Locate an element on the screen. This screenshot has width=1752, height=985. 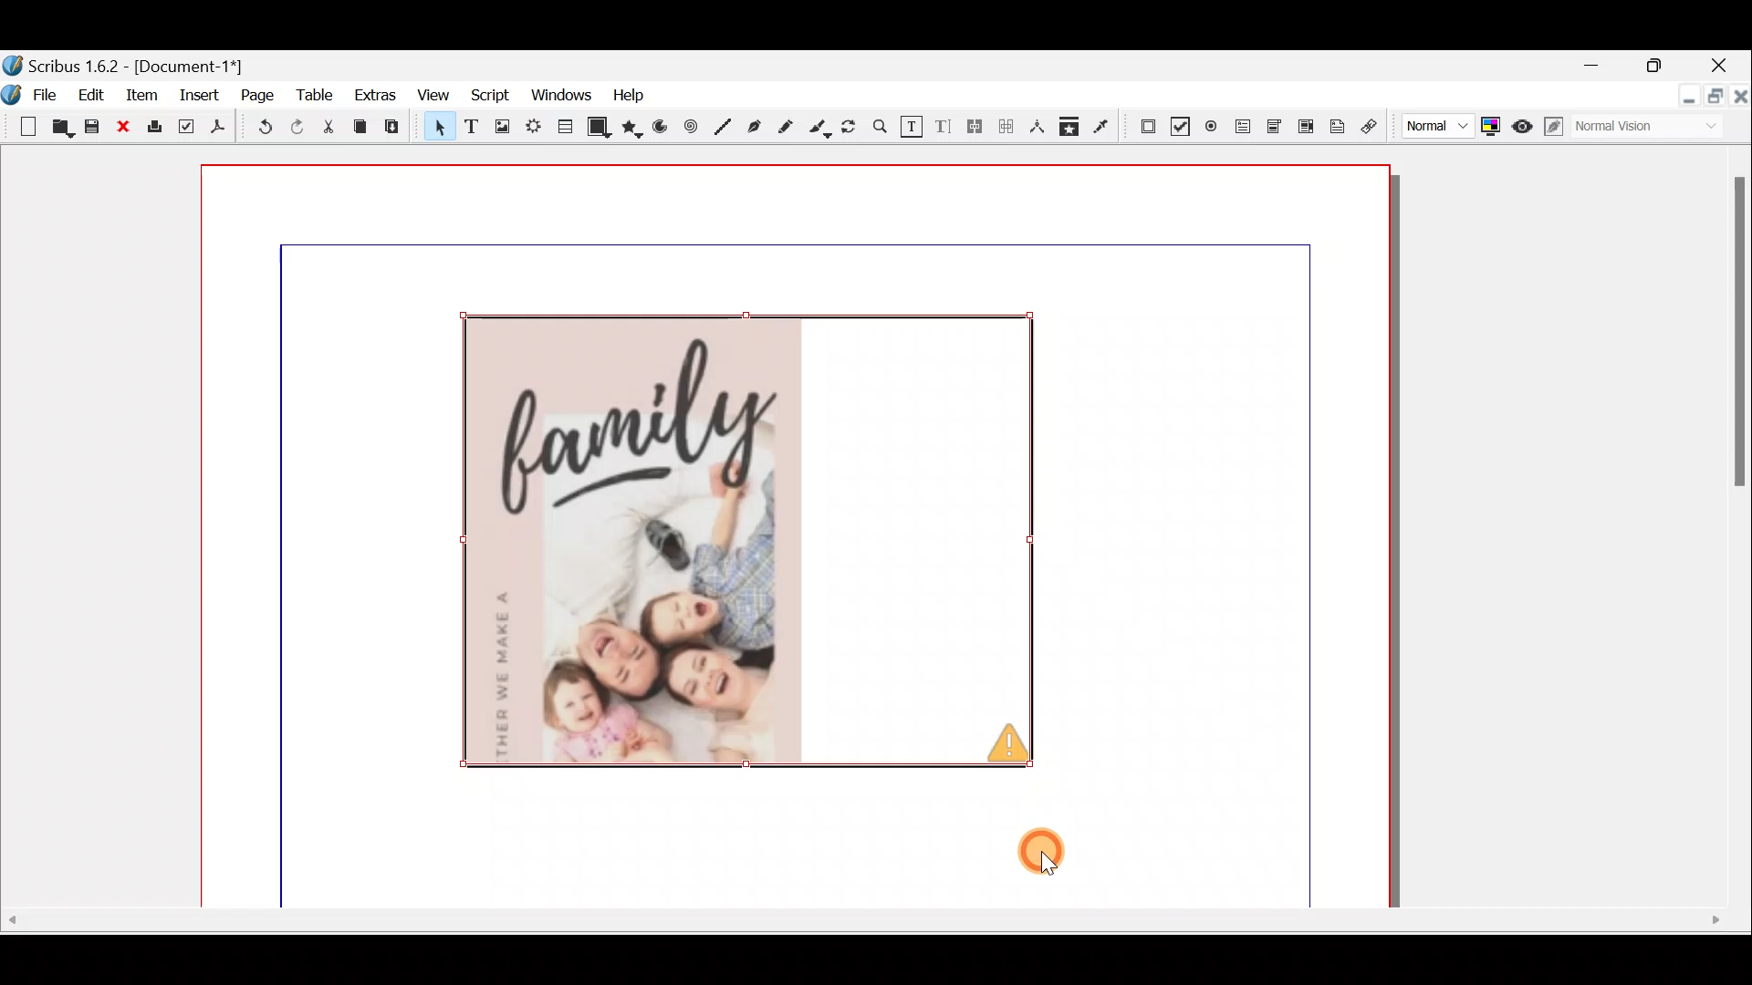
Close is located at coordinates (1741, 99).